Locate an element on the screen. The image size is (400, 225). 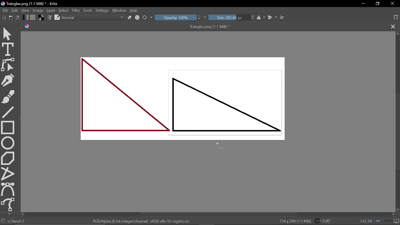
Move down tool is located at coordinates (8, 214).